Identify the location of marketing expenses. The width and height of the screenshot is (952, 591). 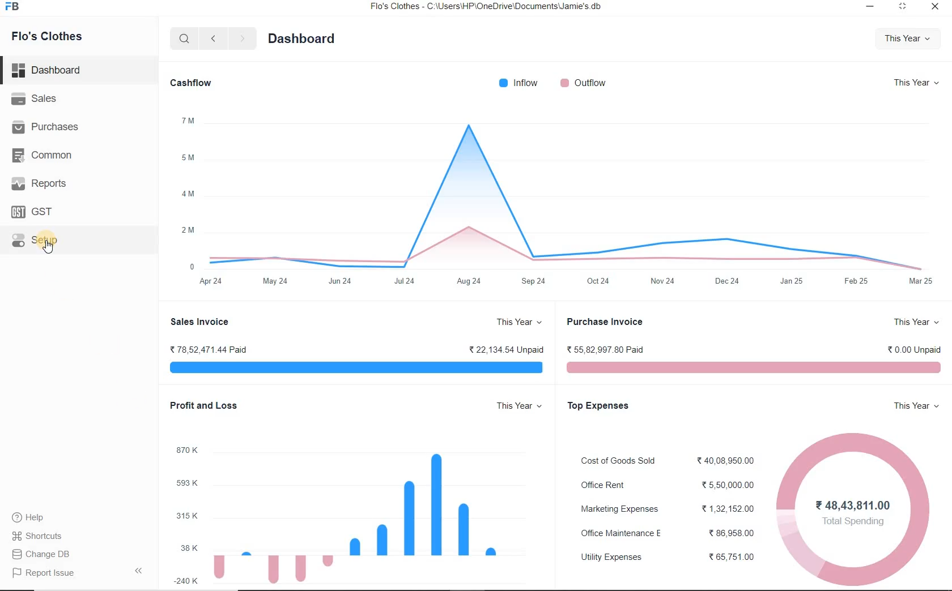
(617, 510).